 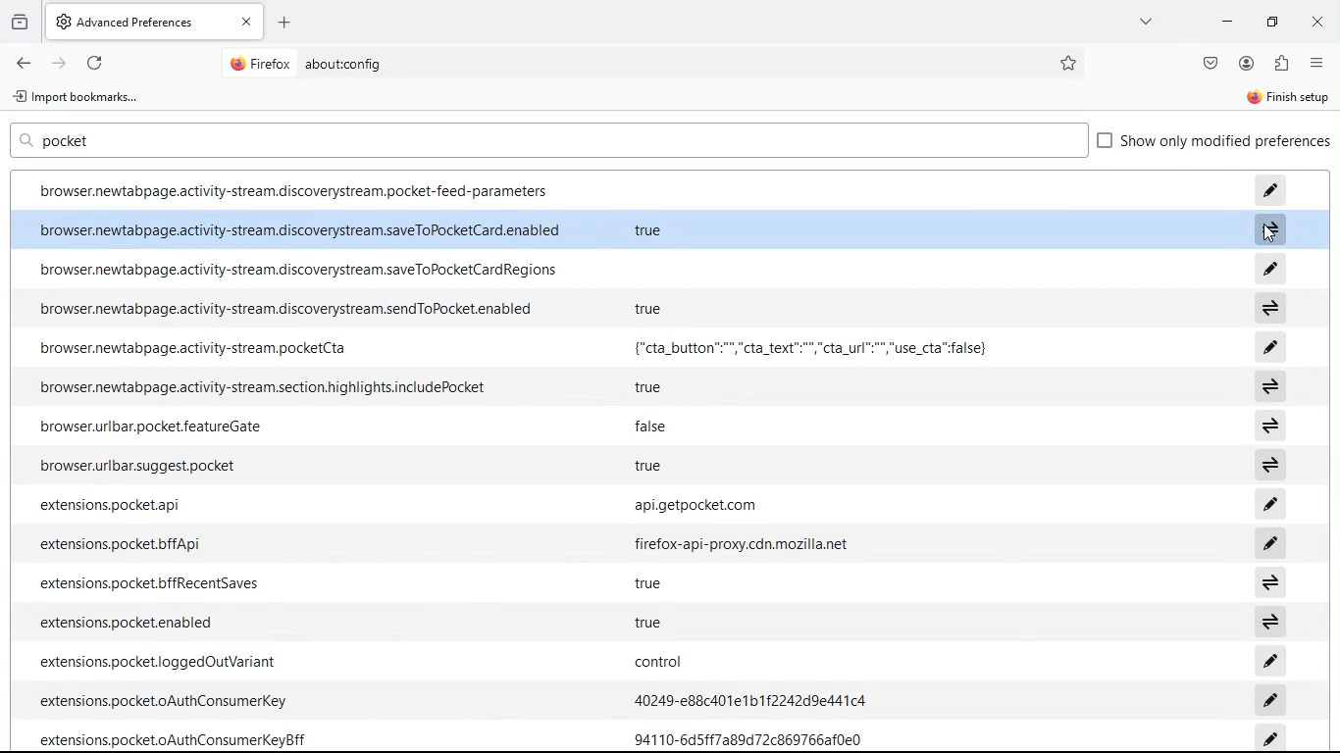 What do you see at coordinates (192, 347) in the screenshot?
I see `browser.newtabpage.activity-stream.pocketCta` at bounding box center [192, 347].